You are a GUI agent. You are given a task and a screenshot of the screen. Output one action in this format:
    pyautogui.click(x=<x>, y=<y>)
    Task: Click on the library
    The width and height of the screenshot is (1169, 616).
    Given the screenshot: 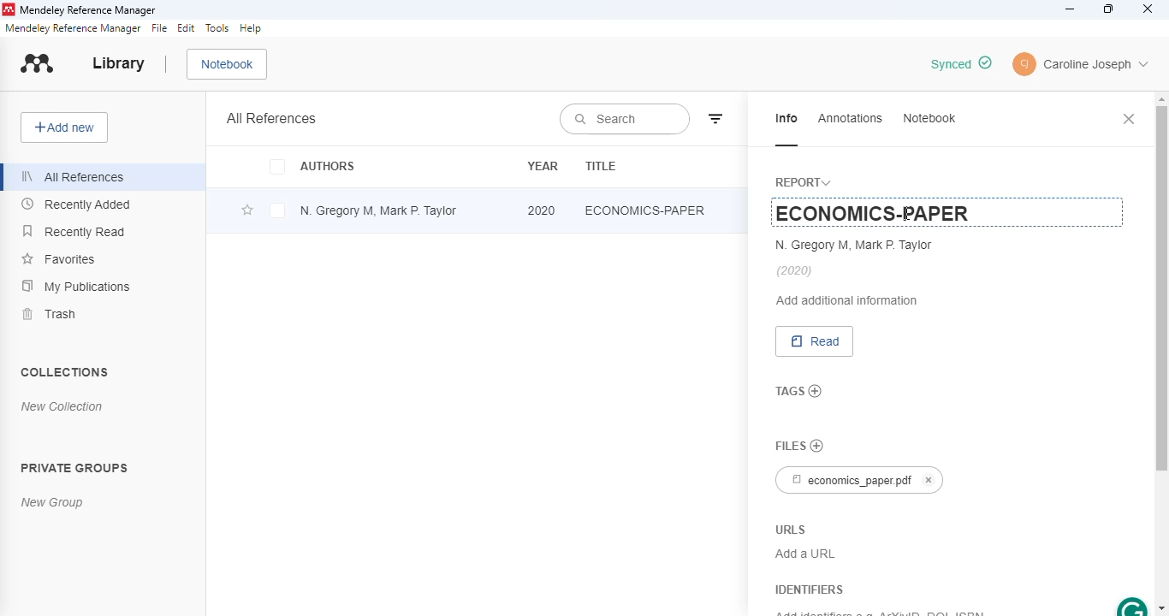 What is the action you would take?
    pyautogui.click(x=117, y=63)
    